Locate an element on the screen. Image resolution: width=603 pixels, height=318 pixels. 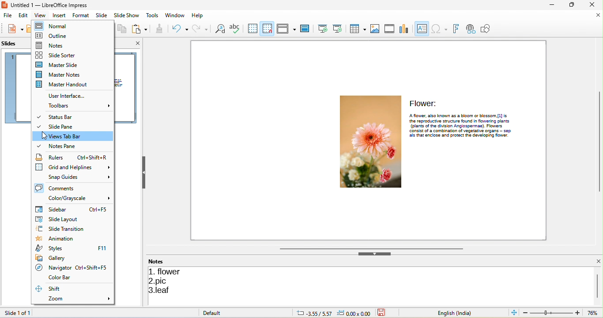
rulers is located at coordinates (72, 157).